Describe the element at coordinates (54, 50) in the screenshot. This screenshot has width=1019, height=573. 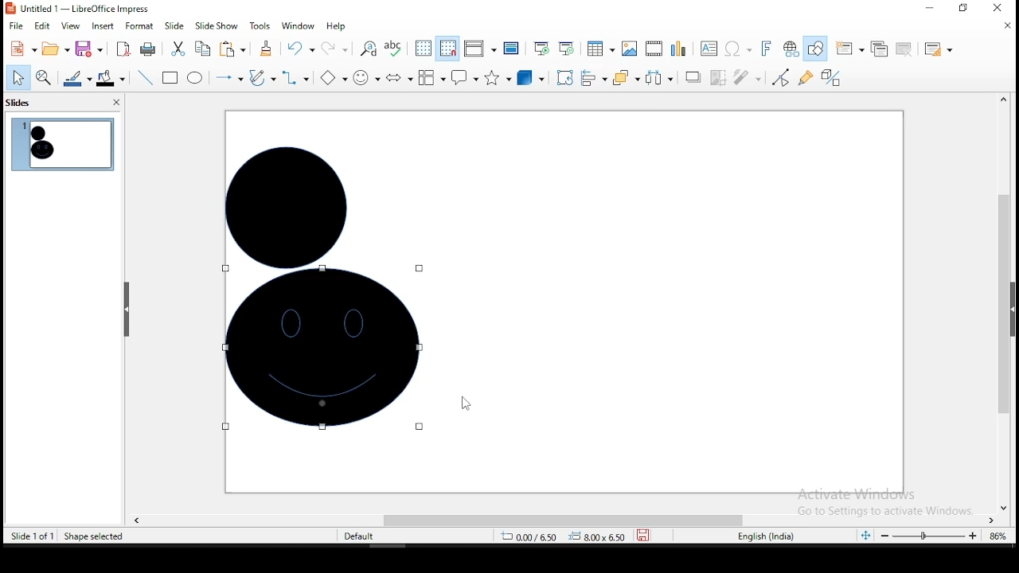
I see `open` at that location.